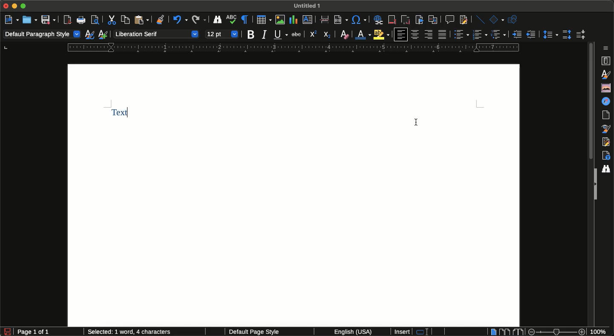 Image resolution: width=614 pixels, height=336 pixels. I want to click on Undo, so click(179, 21).